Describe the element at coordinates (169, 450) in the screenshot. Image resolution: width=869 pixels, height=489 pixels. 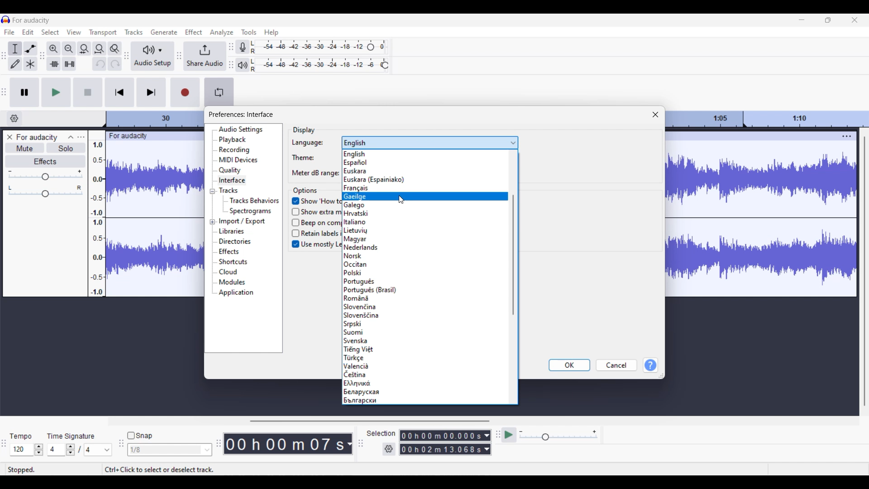
I see `1/8` at that location.